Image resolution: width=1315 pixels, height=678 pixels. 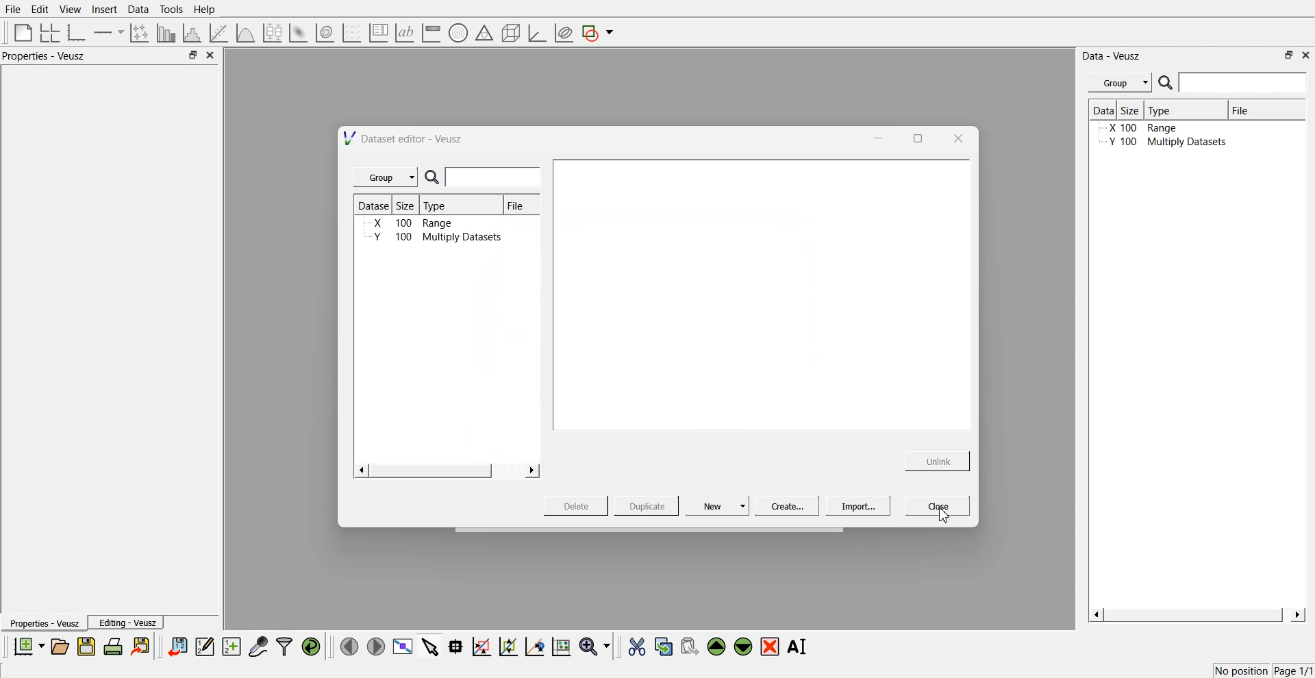 What do you see at coordinates (1196, 614) in the screenshot?
I see `scroll bar` at bounding box center [1196, 614].